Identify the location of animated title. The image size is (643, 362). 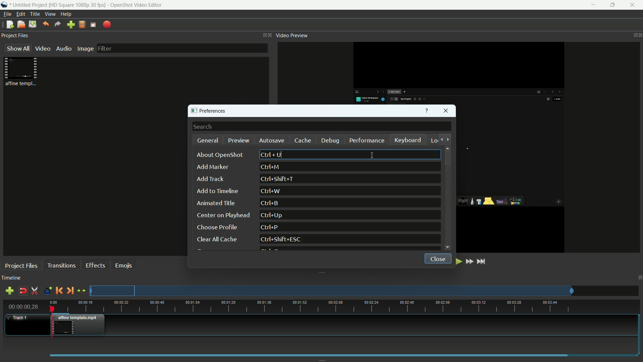
(217, 203).